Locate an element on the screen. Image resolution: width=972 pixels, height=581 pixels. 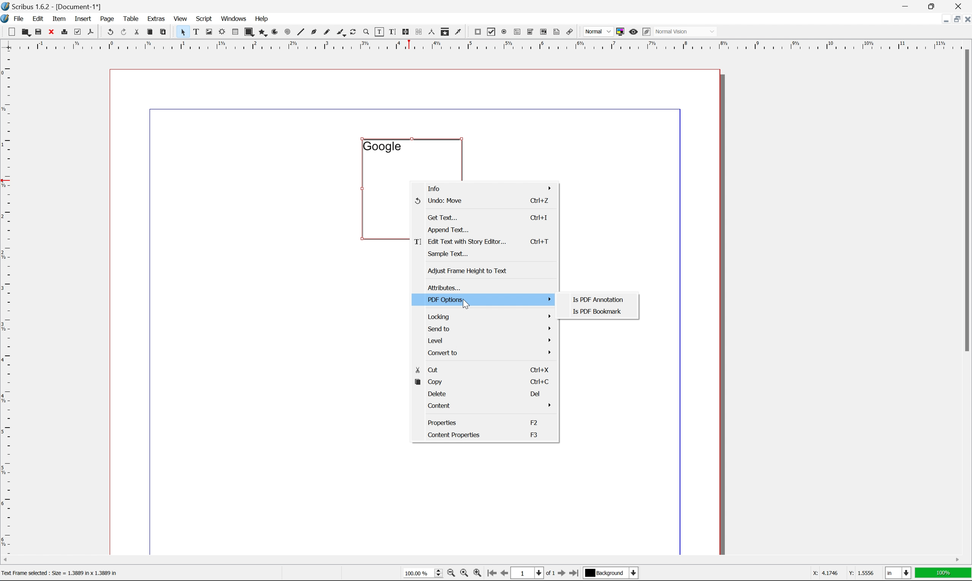
item is located at coordinates (61, 18).